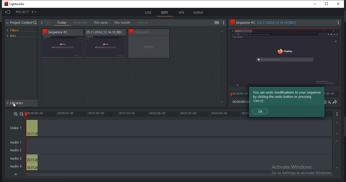  Describe the element at coordinates (339, 168) in the screenshot. I see `timeline navigation up arrow` at that location.